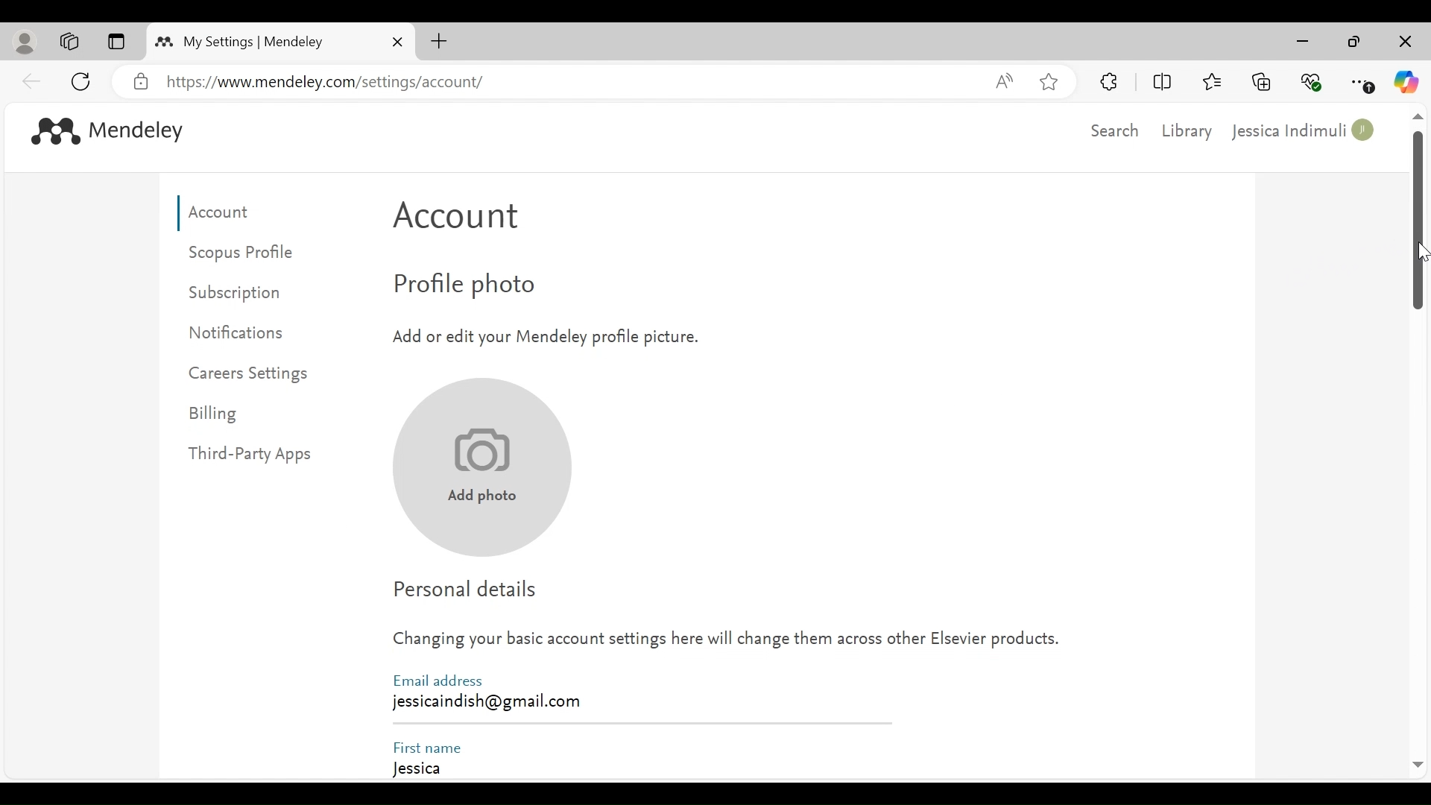 Image resolution: width=1431 pixels, height=805 pixels. Describe the element at coordinates (1417, 765) in the screenshot. I see `Scroll Down` at that location.